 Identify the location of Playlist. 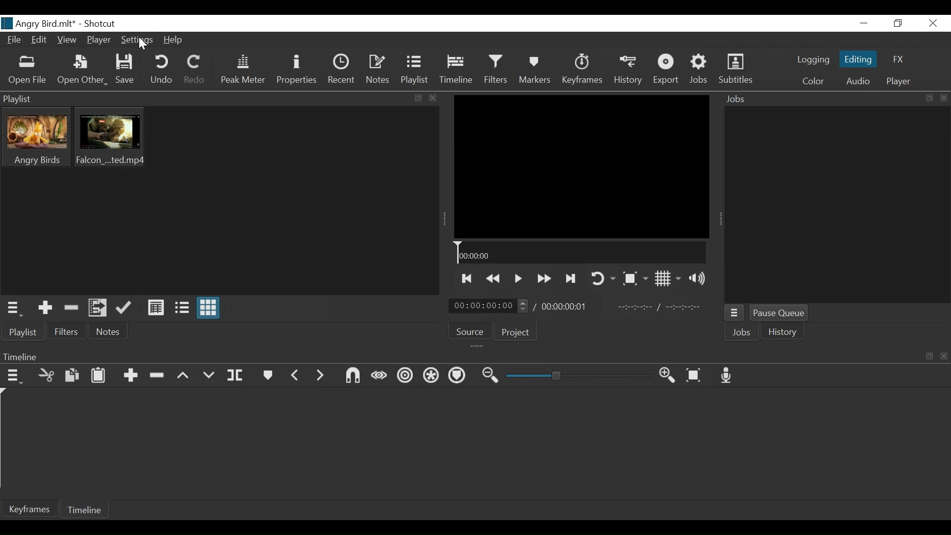
(415, 69).